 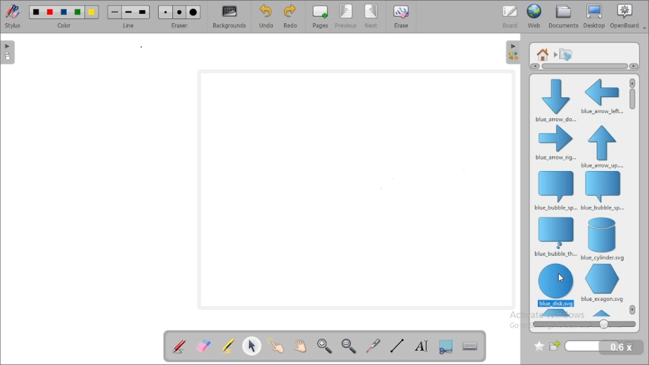 What do you see at coordinates (602, 283) in the screenshot?
I see `blue exagon` at bounding box center [602, 283].